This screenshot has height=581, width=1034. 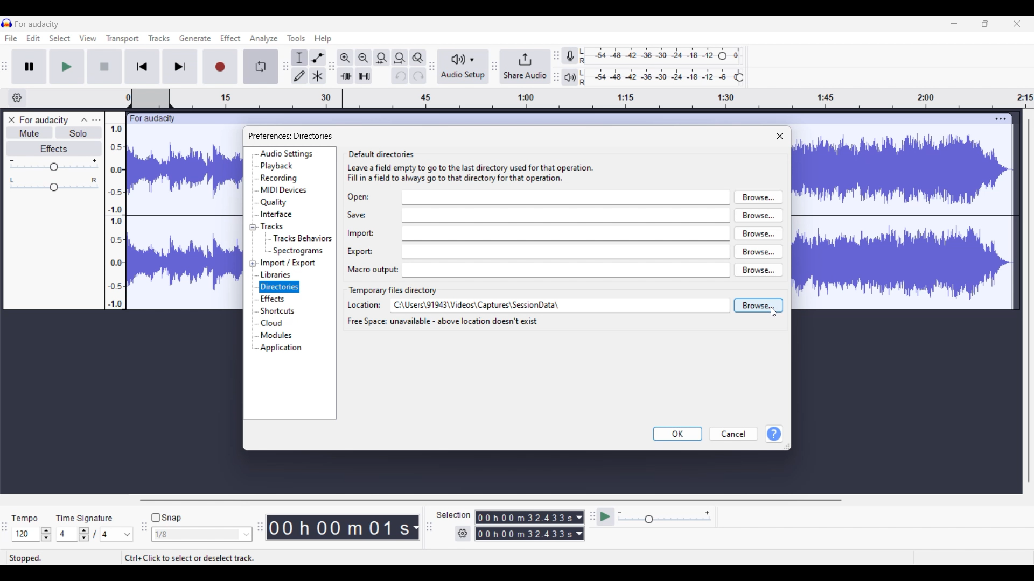 I want to click on Zoom toggle, so click(x=418, y=58).